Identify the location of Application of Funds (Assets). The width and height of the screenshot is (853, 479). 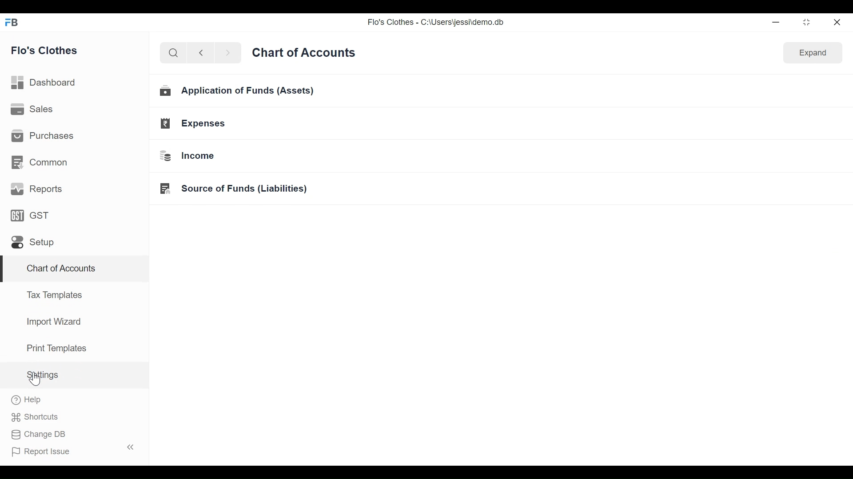
(239, 92).